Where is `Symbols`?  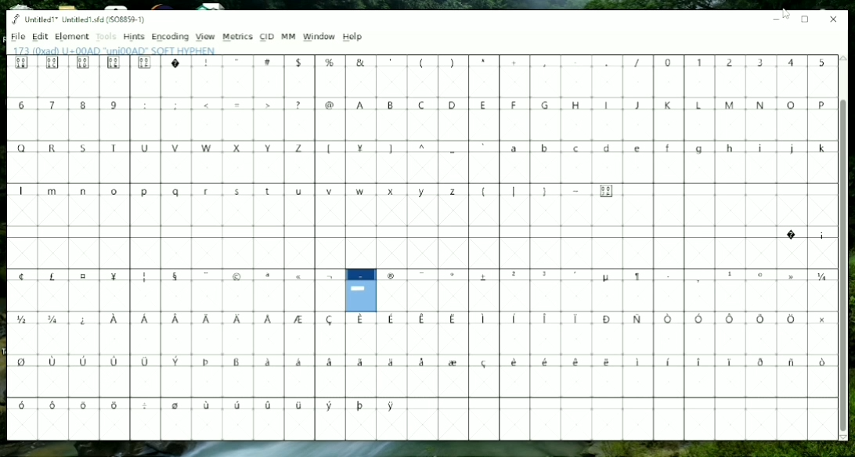 Symbols is located at coordinates (424, 322).